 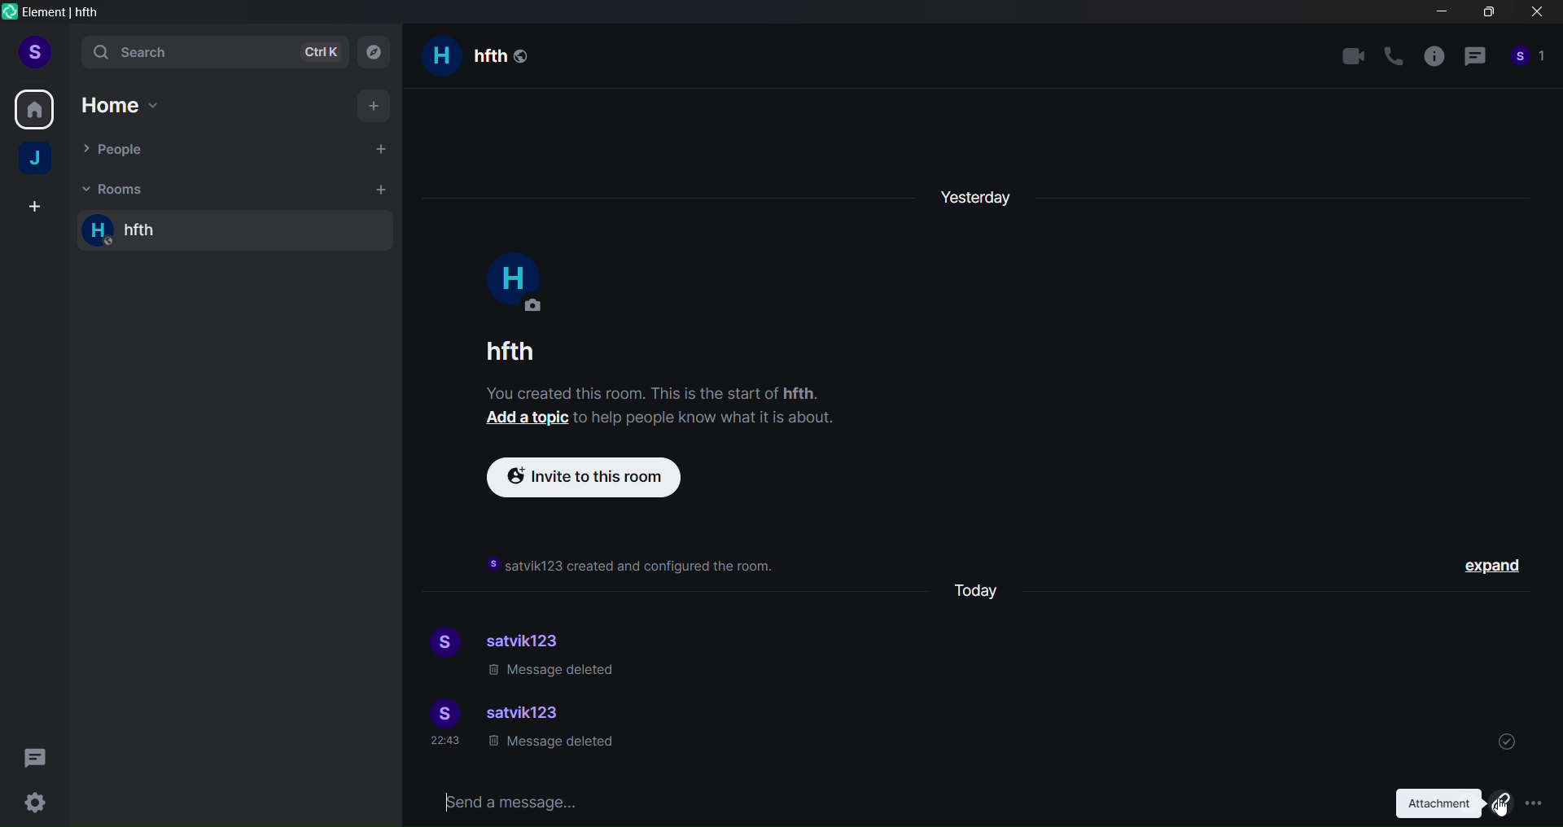 I want to click on send a message, so click(x=891, y=800).